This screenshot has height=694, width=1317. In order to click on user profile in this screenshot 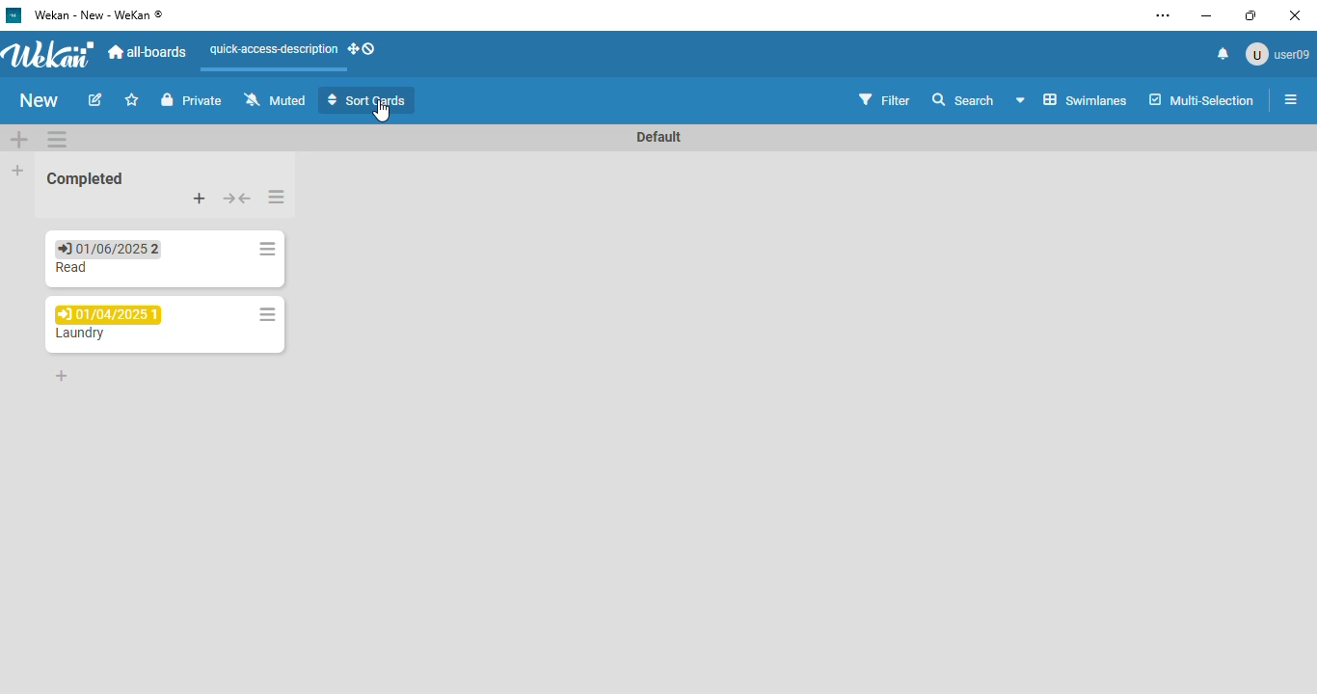, I will do `click(1277, 54)`.